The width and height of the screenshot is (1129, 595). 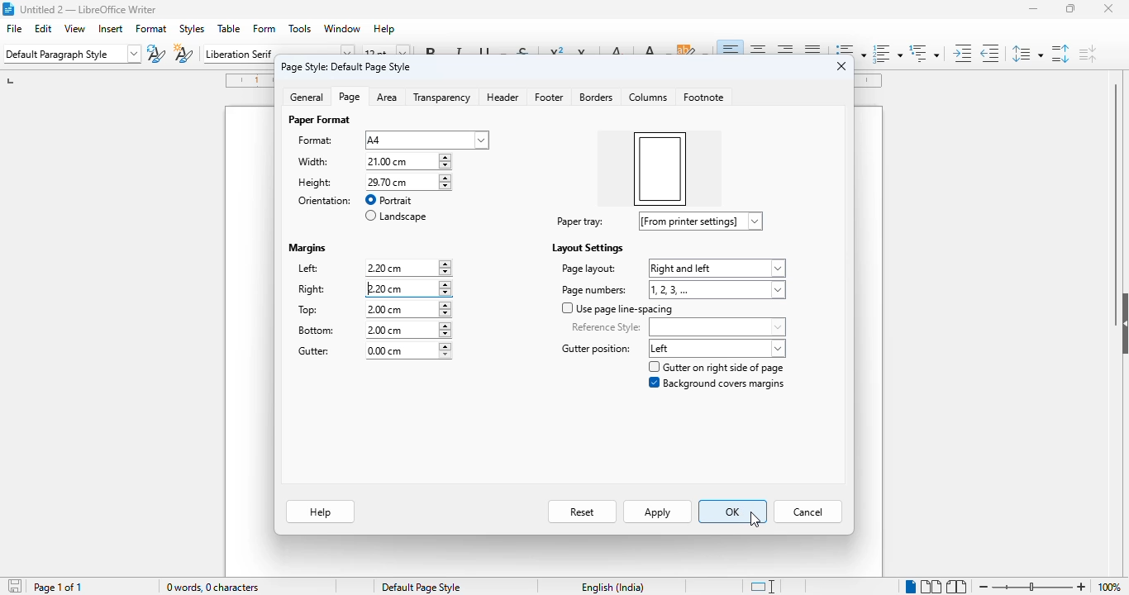 I want to click on close, so click(x=1108, y=8).